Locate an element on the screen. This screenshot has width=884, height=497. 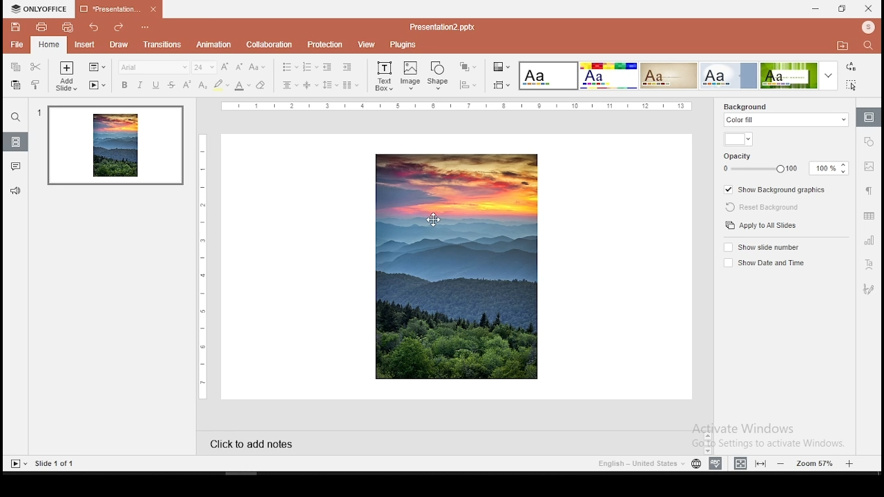
chart settings is located at coordinates (868, 243).